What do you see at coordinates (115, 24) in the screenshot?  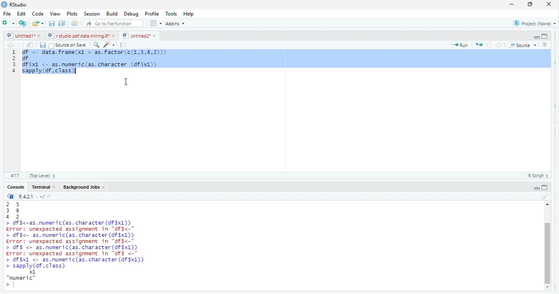 I see ` Goto fileffunction ` at bounding box center [115, 24].